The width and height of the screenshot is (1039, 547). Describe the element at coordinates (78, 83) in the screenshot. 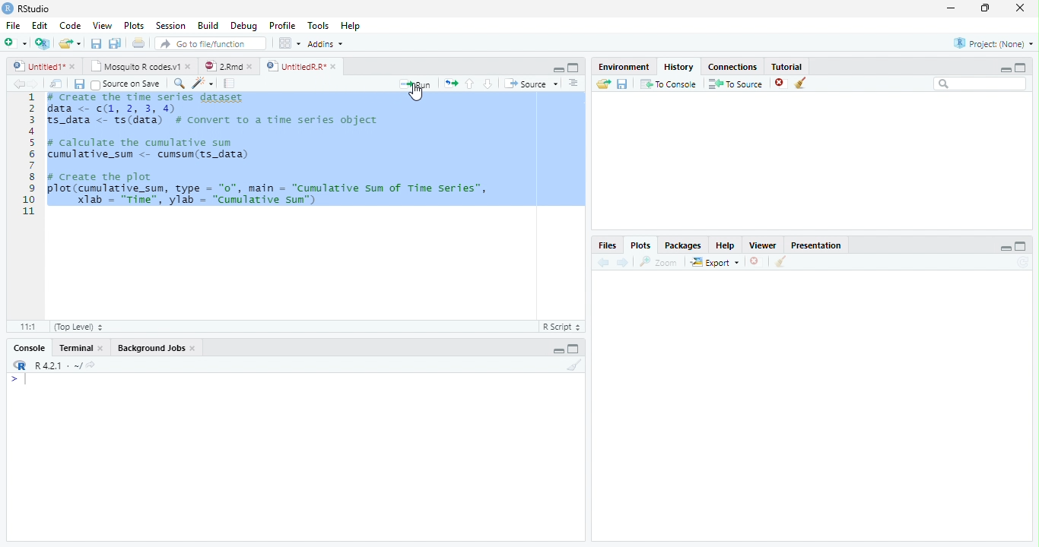

I see `Save` at that location.